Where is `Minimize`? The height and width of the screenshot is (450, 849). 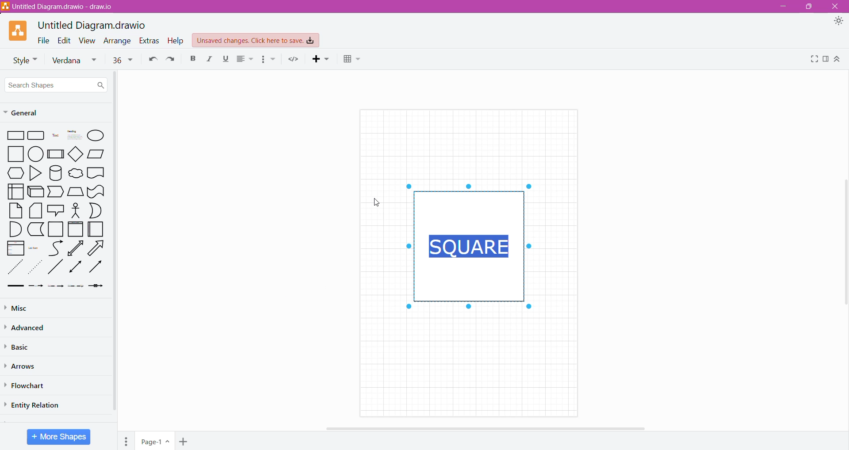
Minimize is located at coordinates (786, 7).